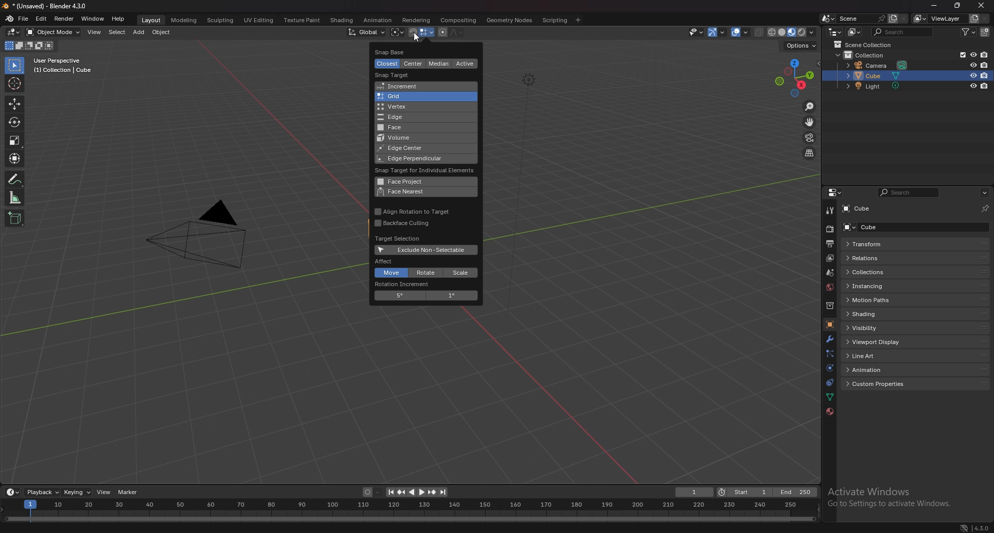  Describe the element at coordinates (418, 36) in the screenshot. I see `cursor` at that location.